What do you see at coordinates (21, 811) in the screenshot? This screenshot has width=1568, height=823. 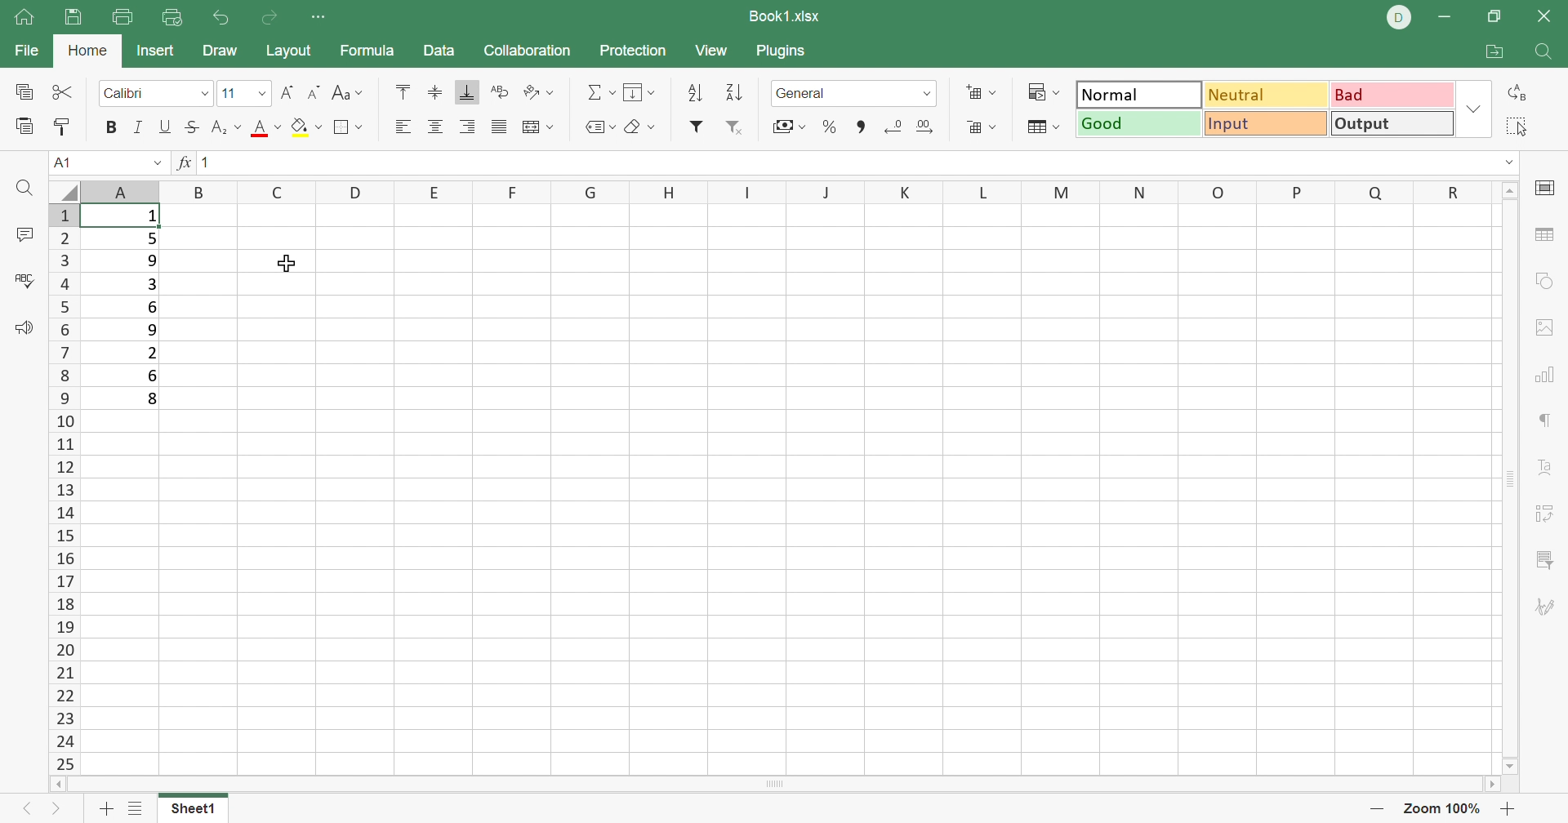 I see `Previous` at bounding box center [21, 811].